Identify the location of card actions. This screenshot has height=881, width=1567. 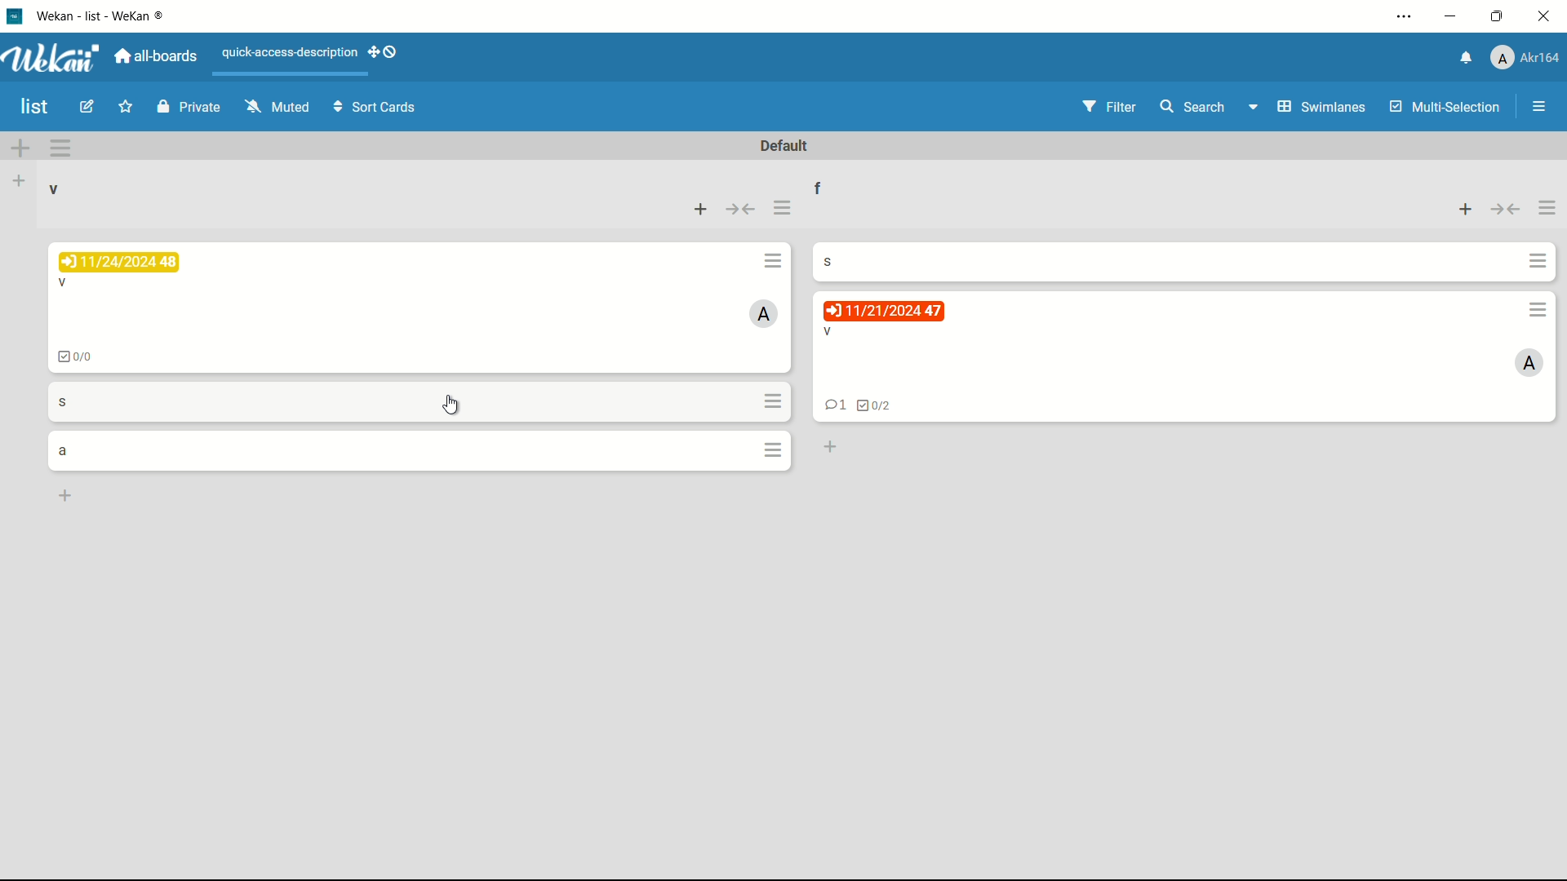
(776, 452).